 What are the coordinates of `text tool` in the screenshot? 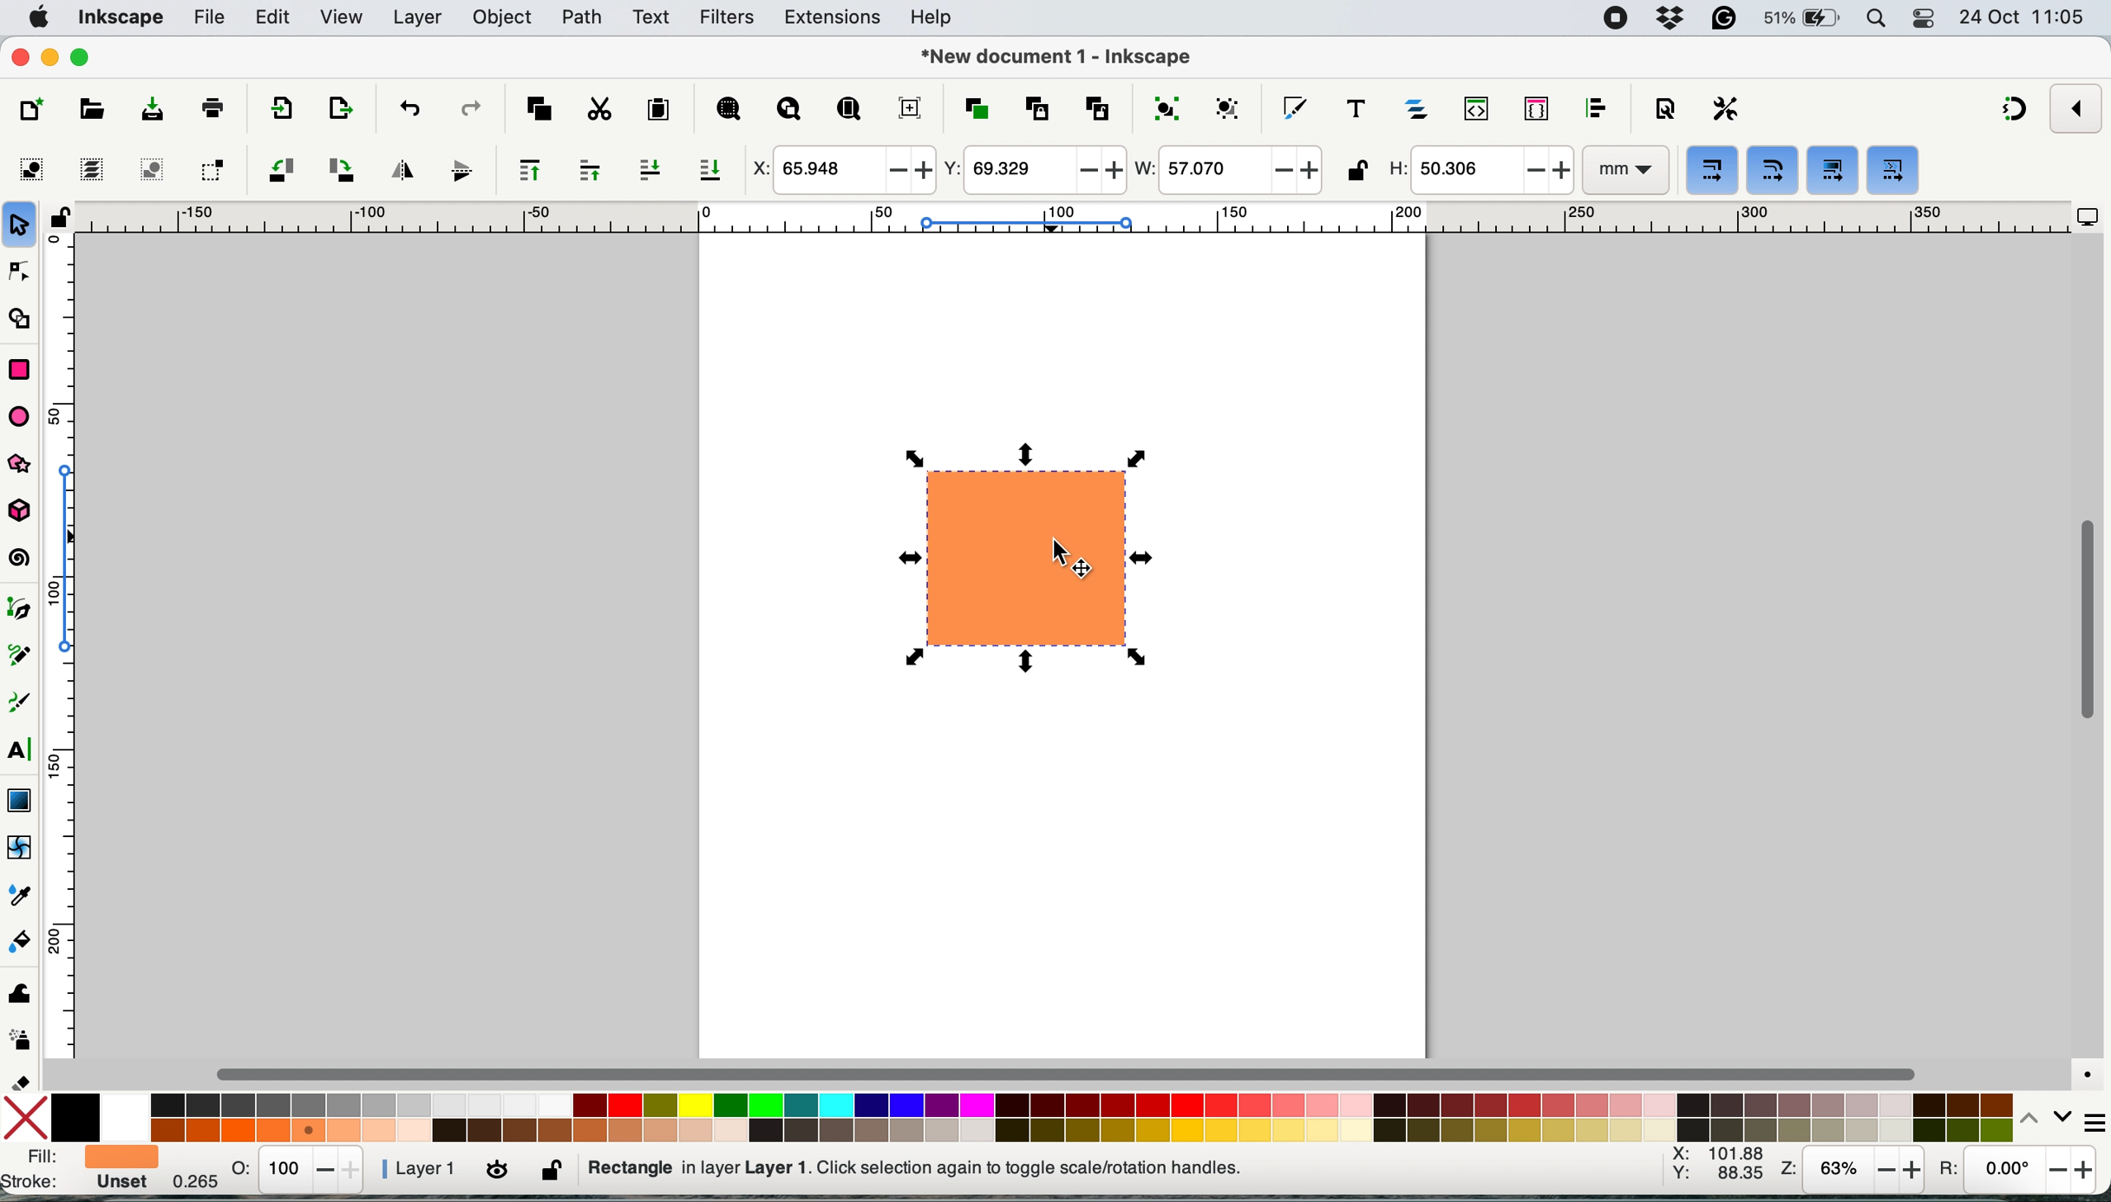 It's located at (21, 750).